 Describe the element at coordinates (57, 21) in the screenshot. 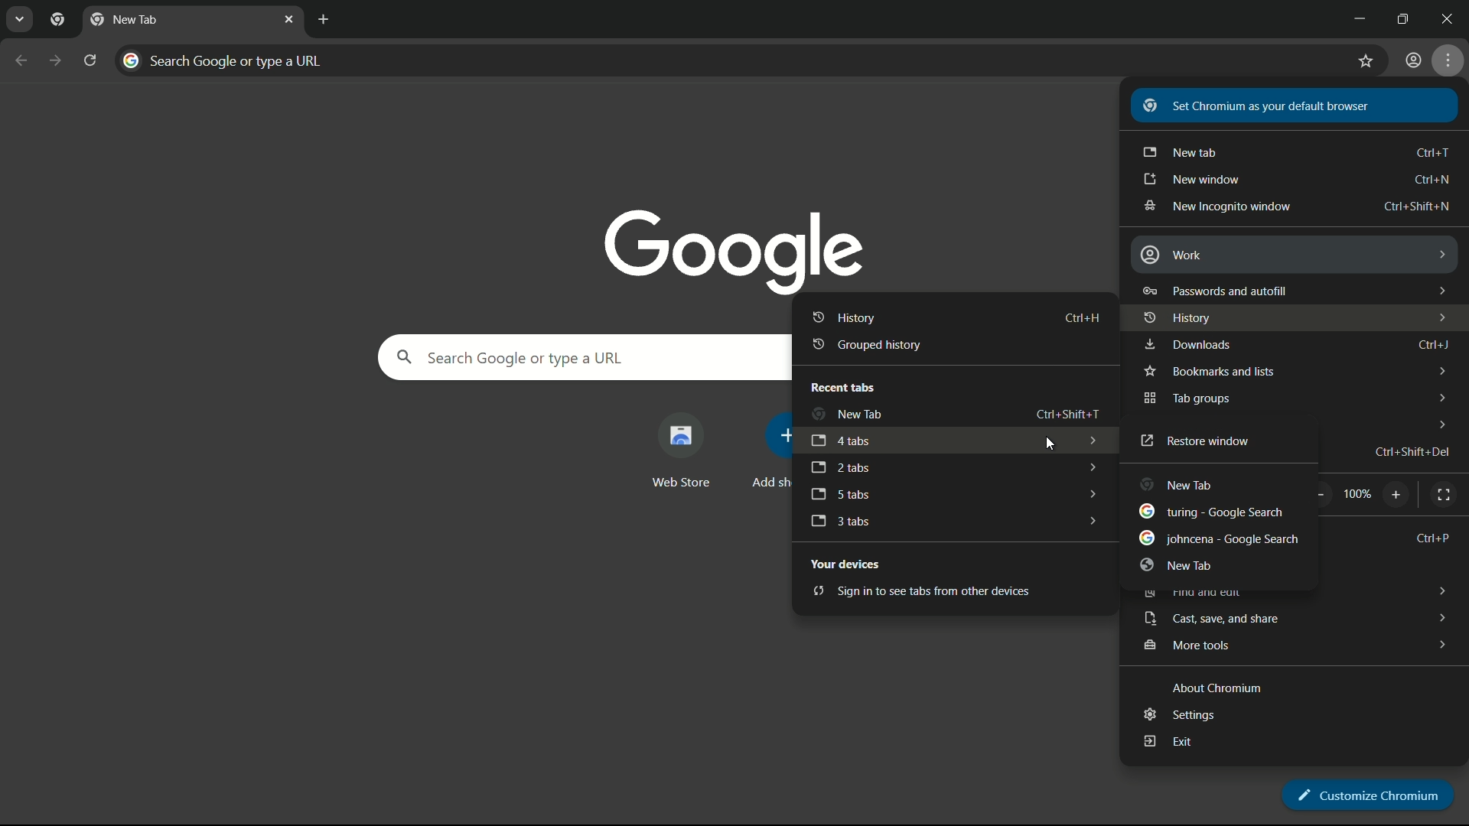

I see `chrome icon` at that location.